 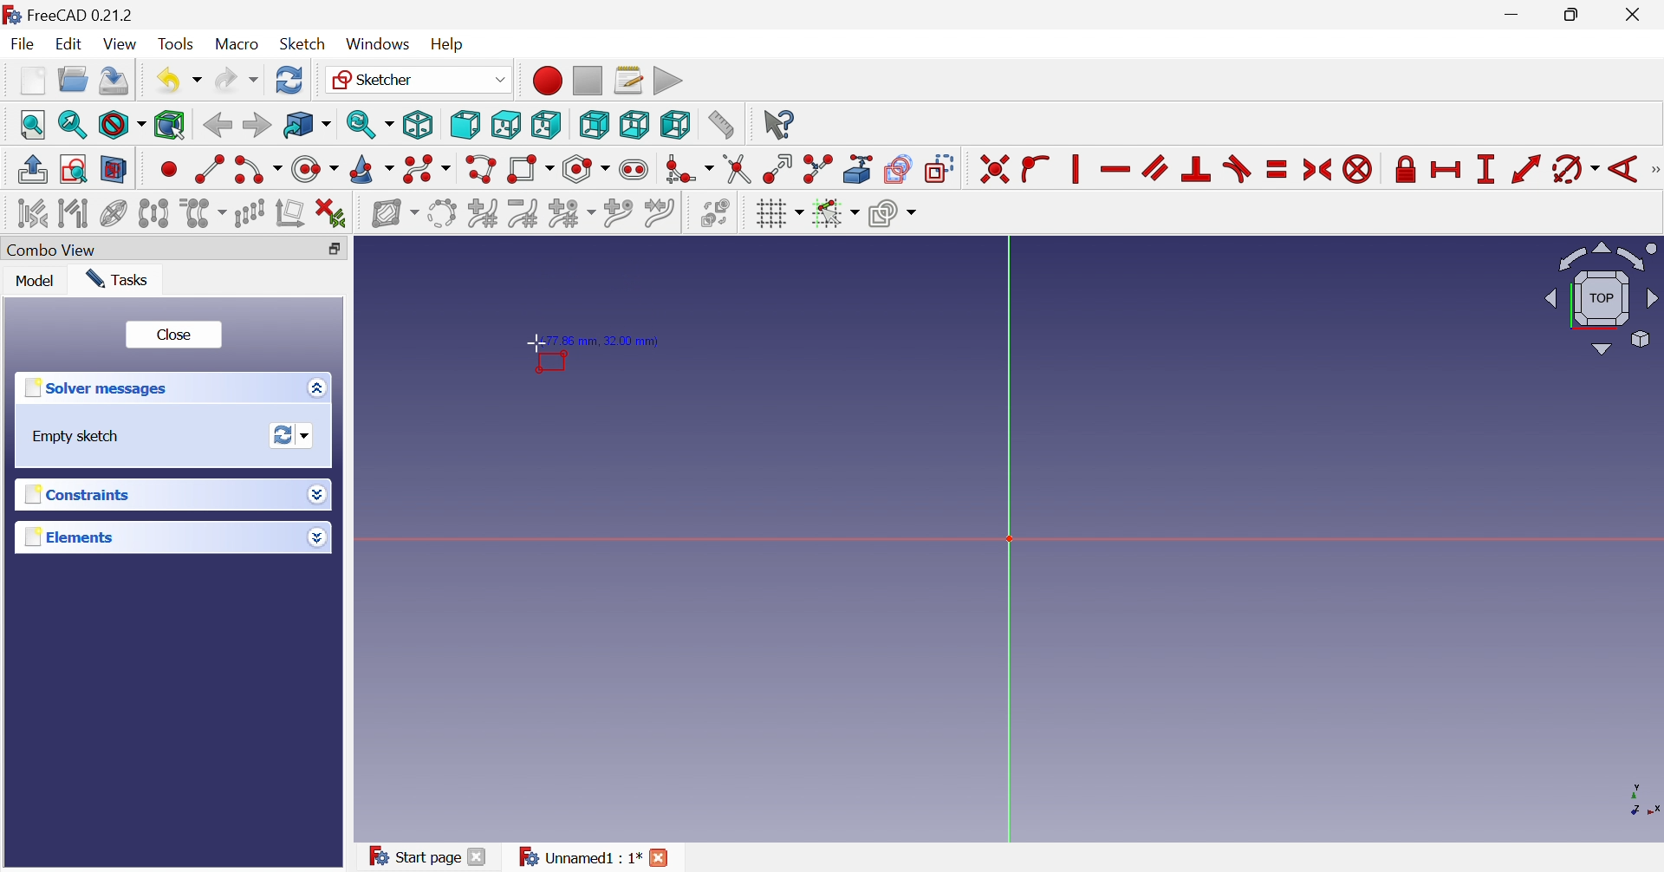 I want to click on Create rectangle, so click(x=530, y=170).